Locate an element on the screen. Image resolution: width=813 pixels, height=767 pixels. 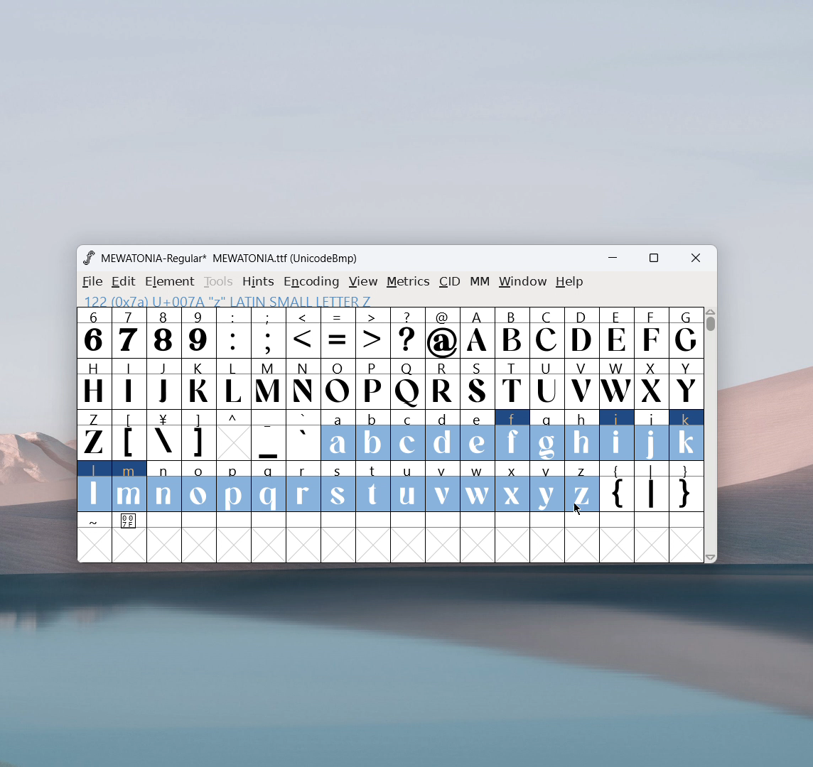
O is located at coordinates (338, 383).